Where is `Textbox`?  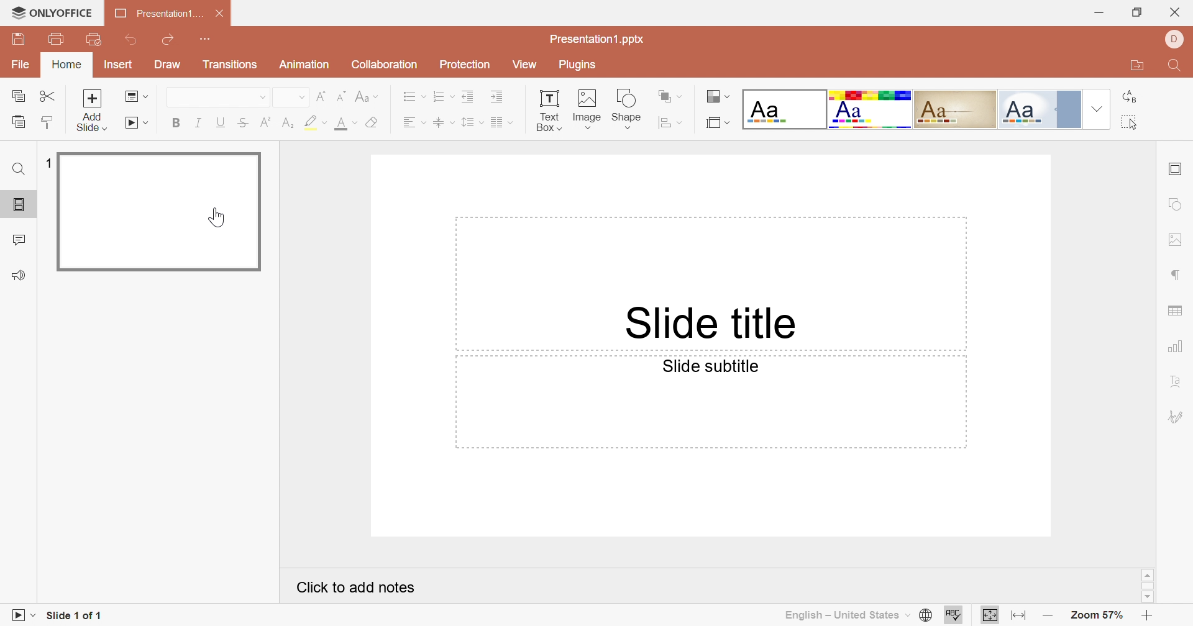 Textbox is located at coordinates (550, 111).